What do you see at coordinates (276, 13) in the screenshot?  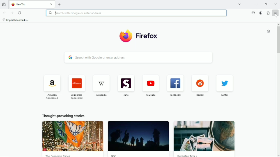 I see `Open application menu` at bounding box center [276, 13].